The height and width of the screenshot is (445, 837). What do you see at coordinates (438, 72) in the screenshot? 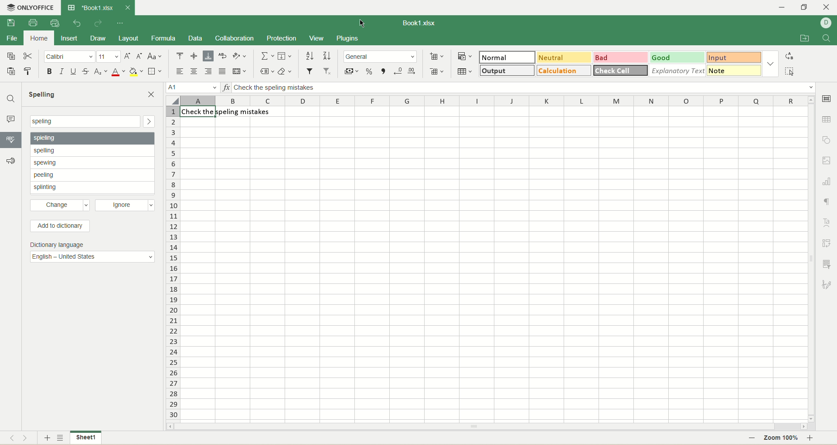
I see `removed cell` at bounding box center [438, 72].